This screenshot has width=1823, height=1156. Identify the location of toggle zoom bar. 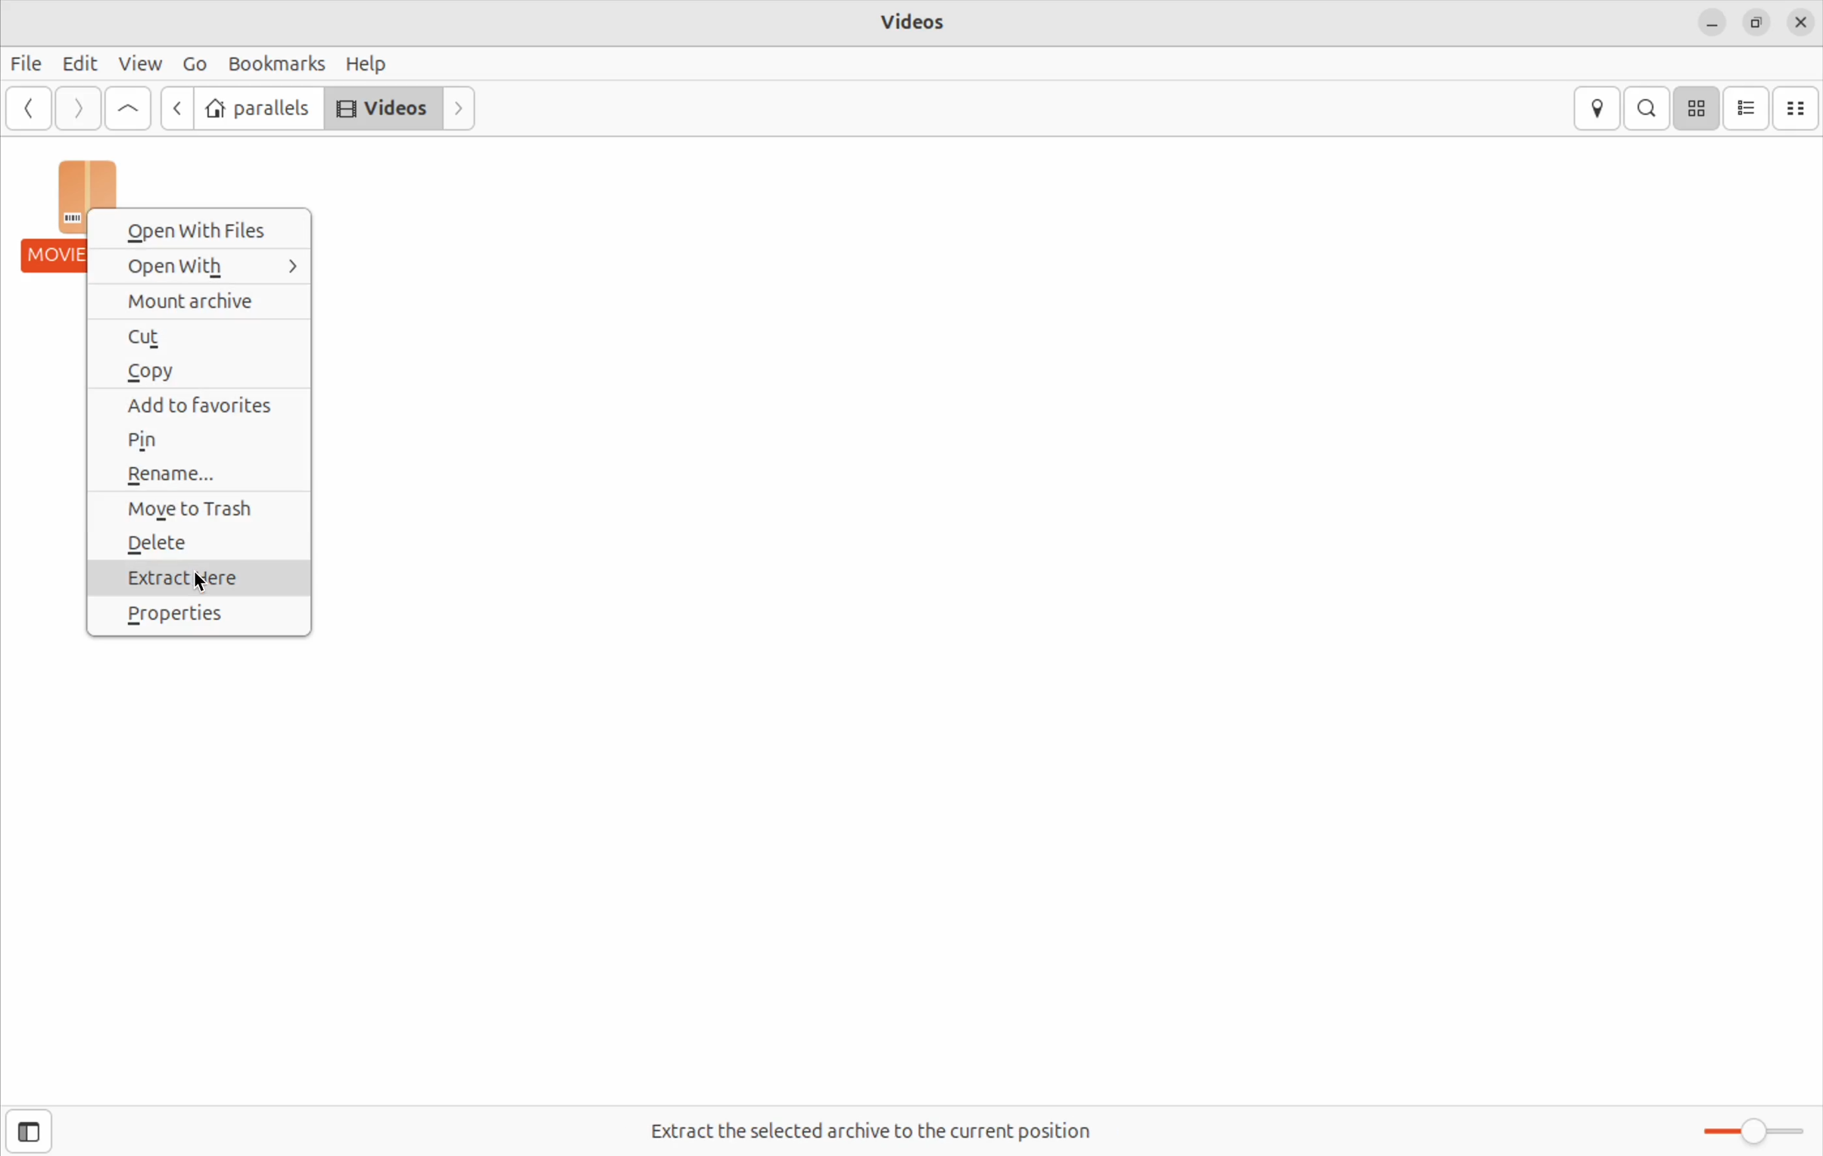
(1739, 1127).